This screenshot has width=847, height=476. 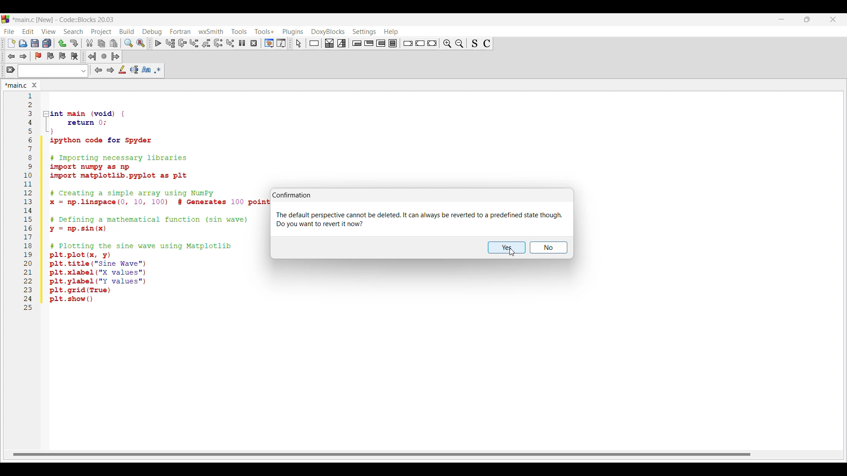 What do you see at coordinates (507, 247) in the screenshot?
I see `Yes` at bounding box center [507, 247].